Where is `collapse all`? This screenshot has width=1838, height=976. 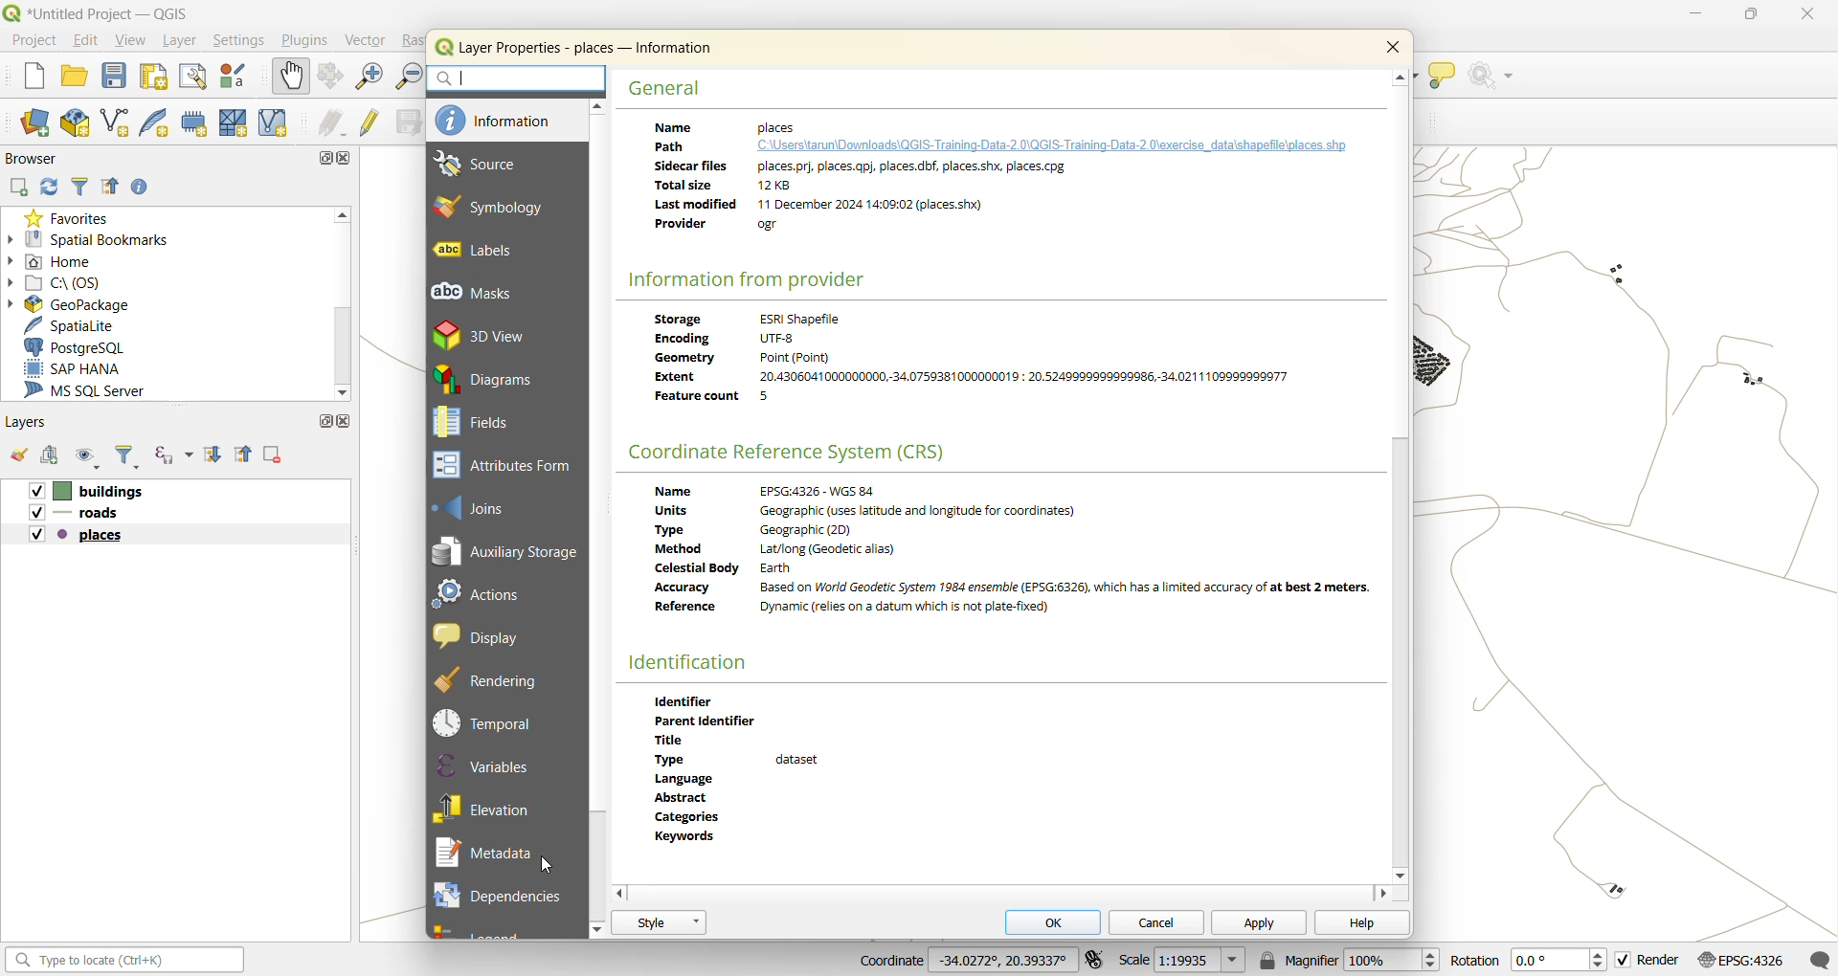 collapse all is located at coordinates (108, 187).